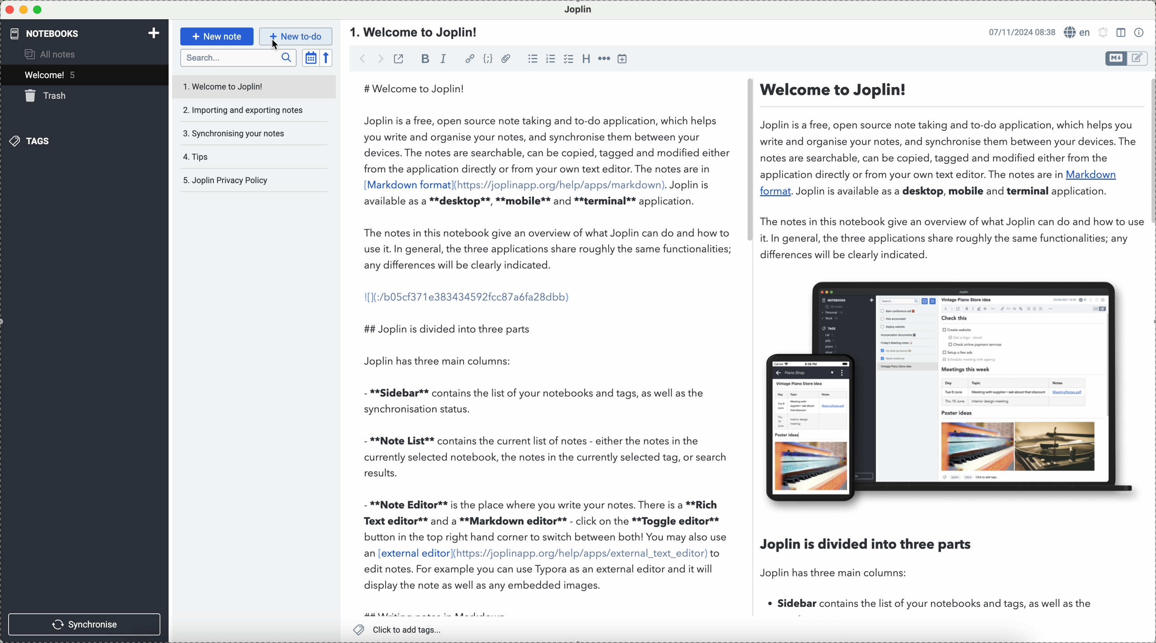 The height and width of the screenshot is (643, 1156). I want to click on tags, so click(29, 141).